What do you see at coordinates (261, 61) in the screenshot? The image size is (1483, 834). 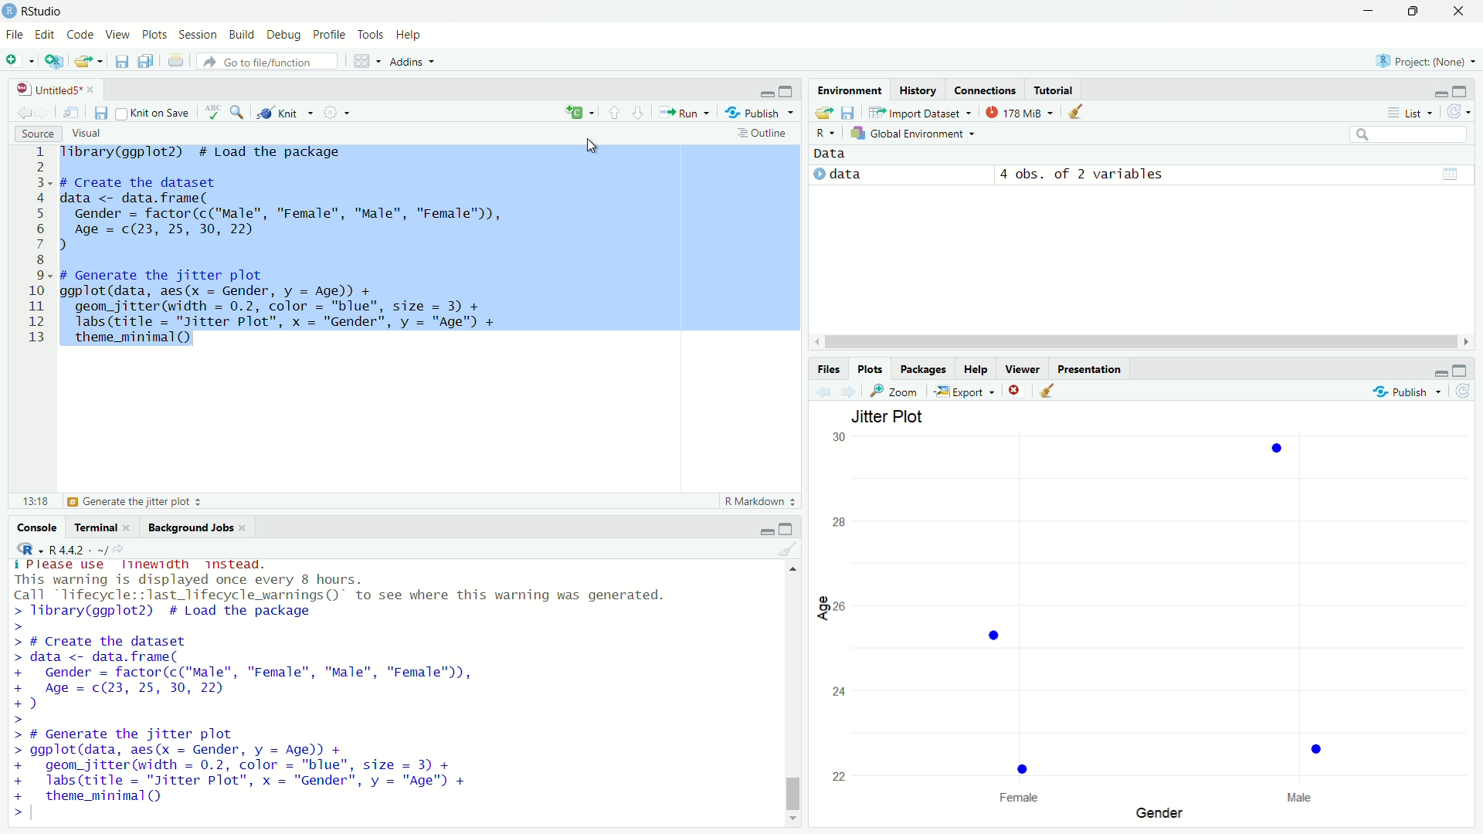 I see `go to file/function` at bounding box center [261, 61].